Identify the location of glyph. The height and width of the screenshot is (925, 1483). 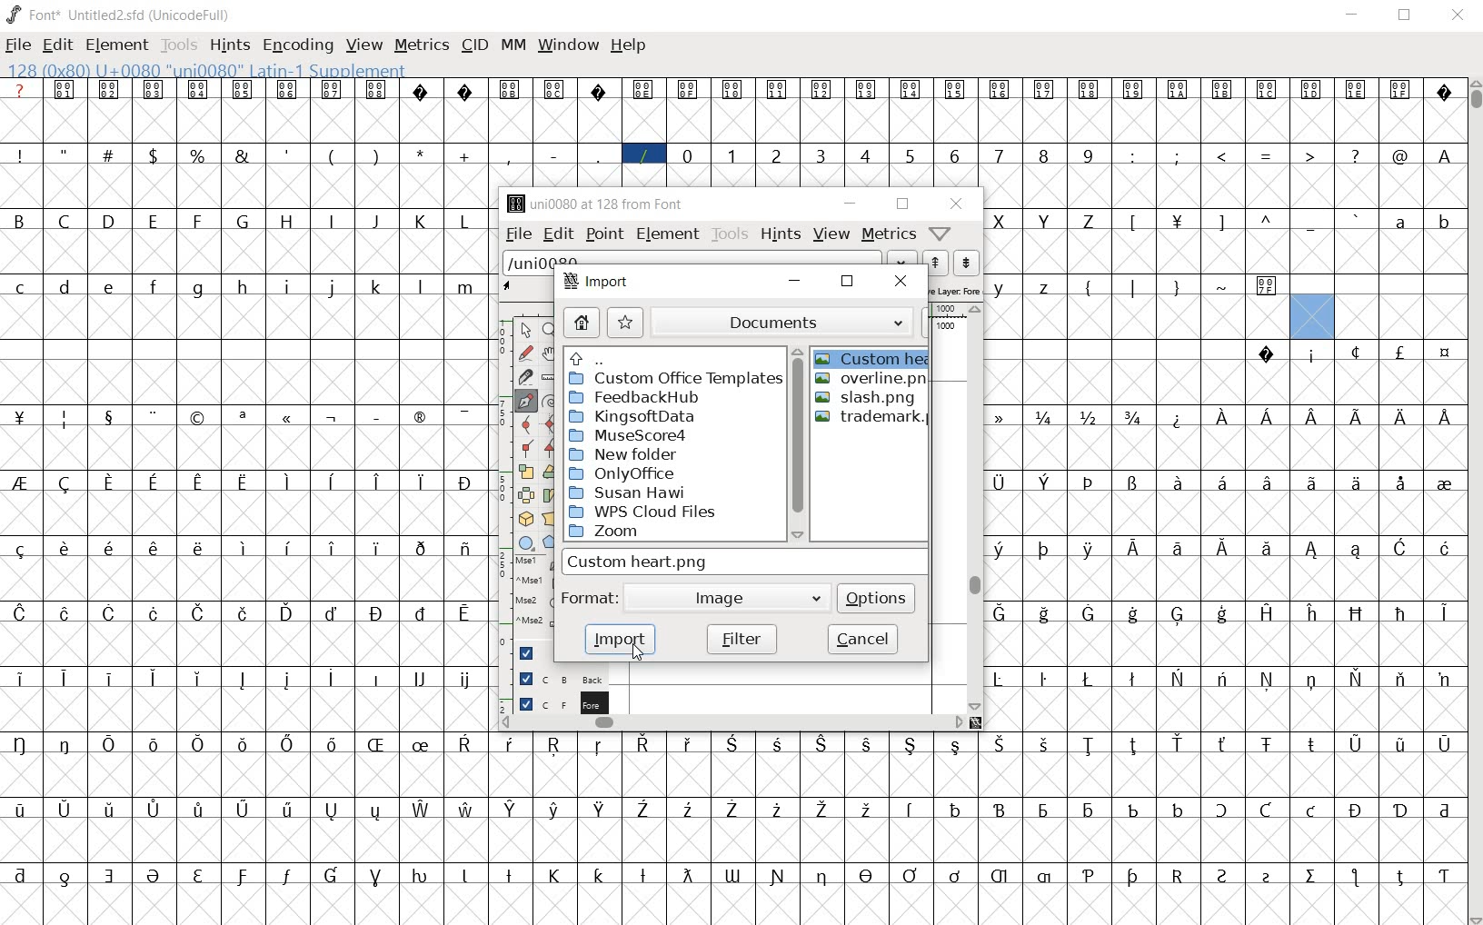
(1089, 90).